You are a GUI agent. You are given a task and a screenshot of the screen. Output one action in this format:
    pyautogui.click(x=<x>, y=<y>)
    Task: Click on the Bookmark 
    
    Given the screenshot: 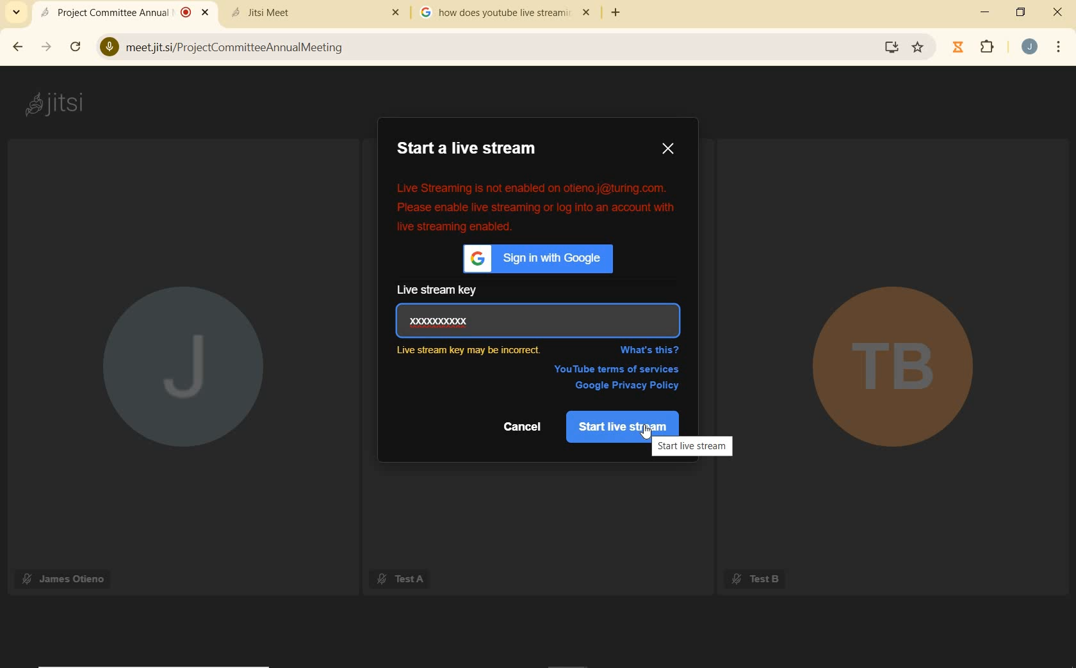 What is the action you would take?
    pyautogui.click(x=918, y=48)
    